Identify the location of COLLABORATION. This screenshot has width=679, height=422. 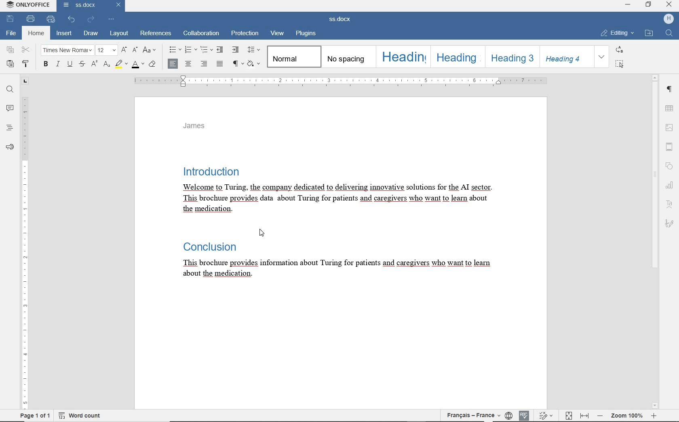
(202, 33).